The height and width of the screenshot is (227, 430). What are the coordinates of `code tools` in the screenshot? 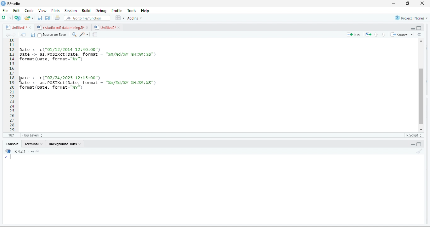 It's located at (84, 35).